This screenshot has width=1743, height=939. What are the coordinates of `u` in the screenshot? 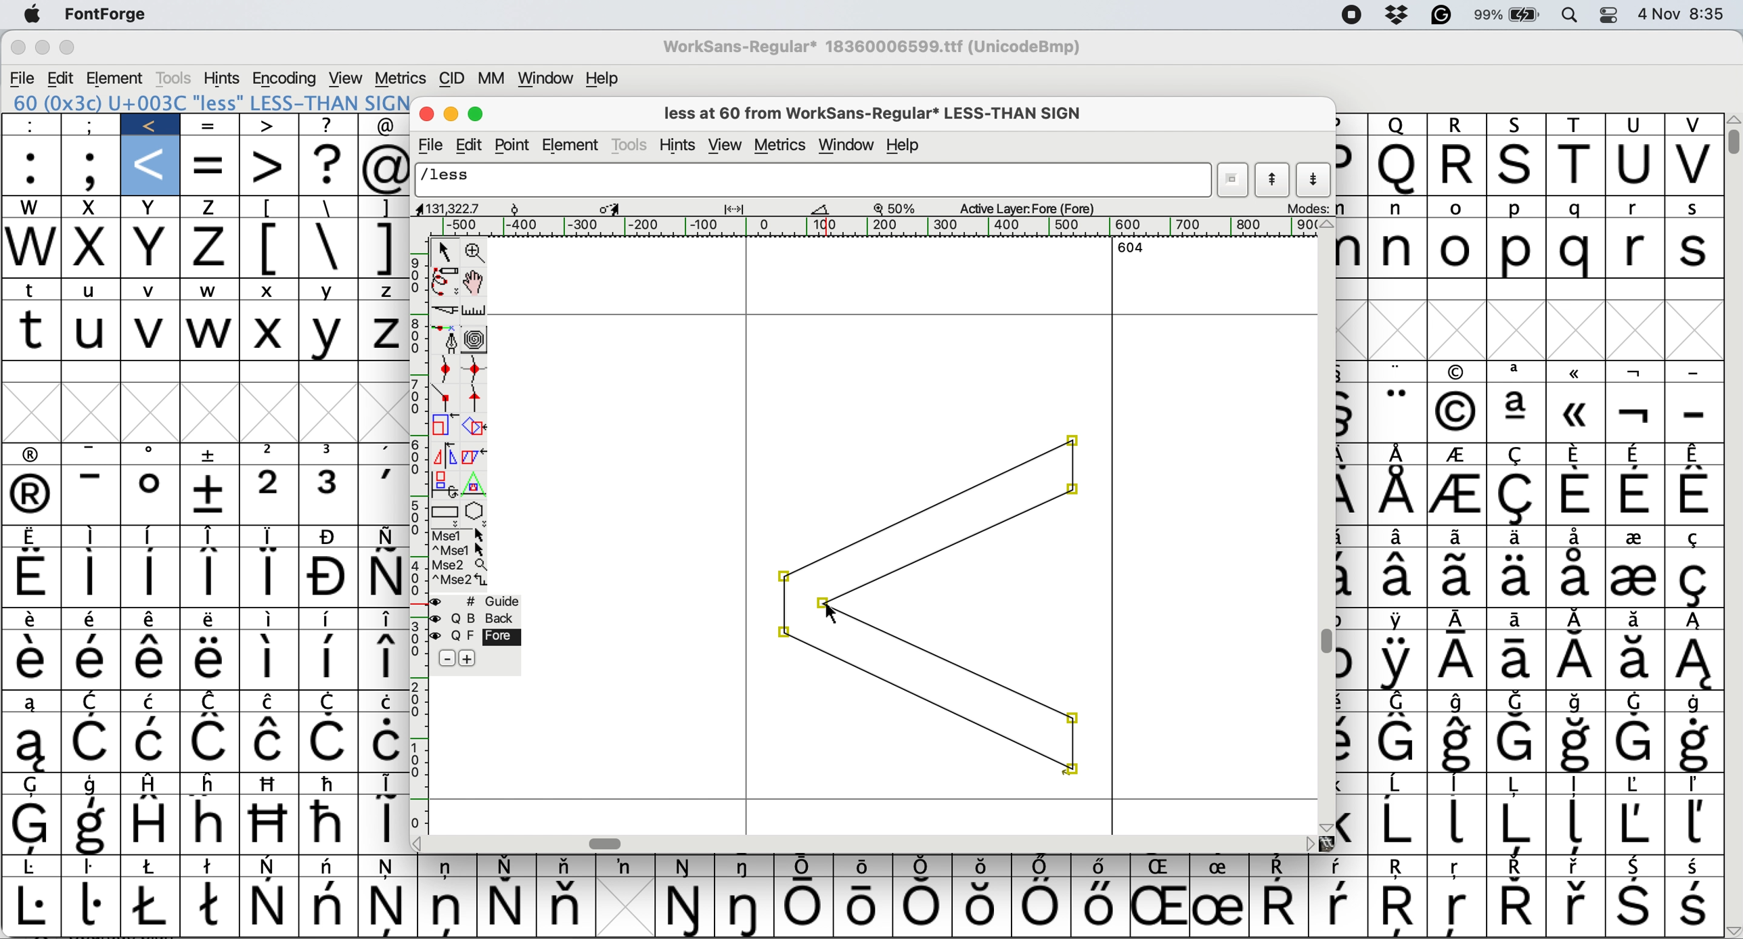 It's located at (93, 331).